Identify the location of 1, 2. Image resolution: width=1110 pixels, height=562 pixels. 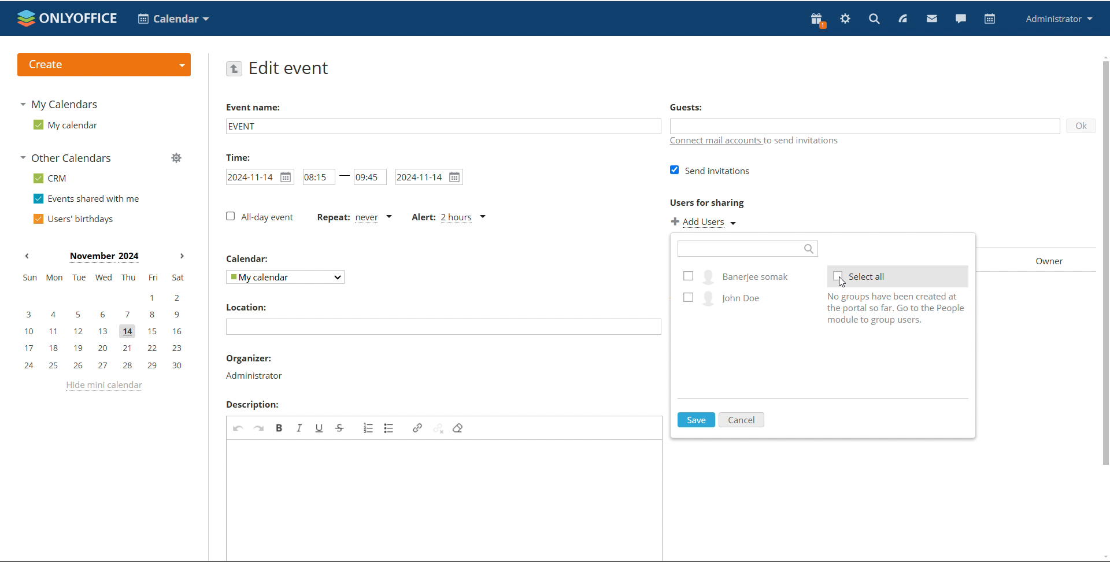
(101, 298).